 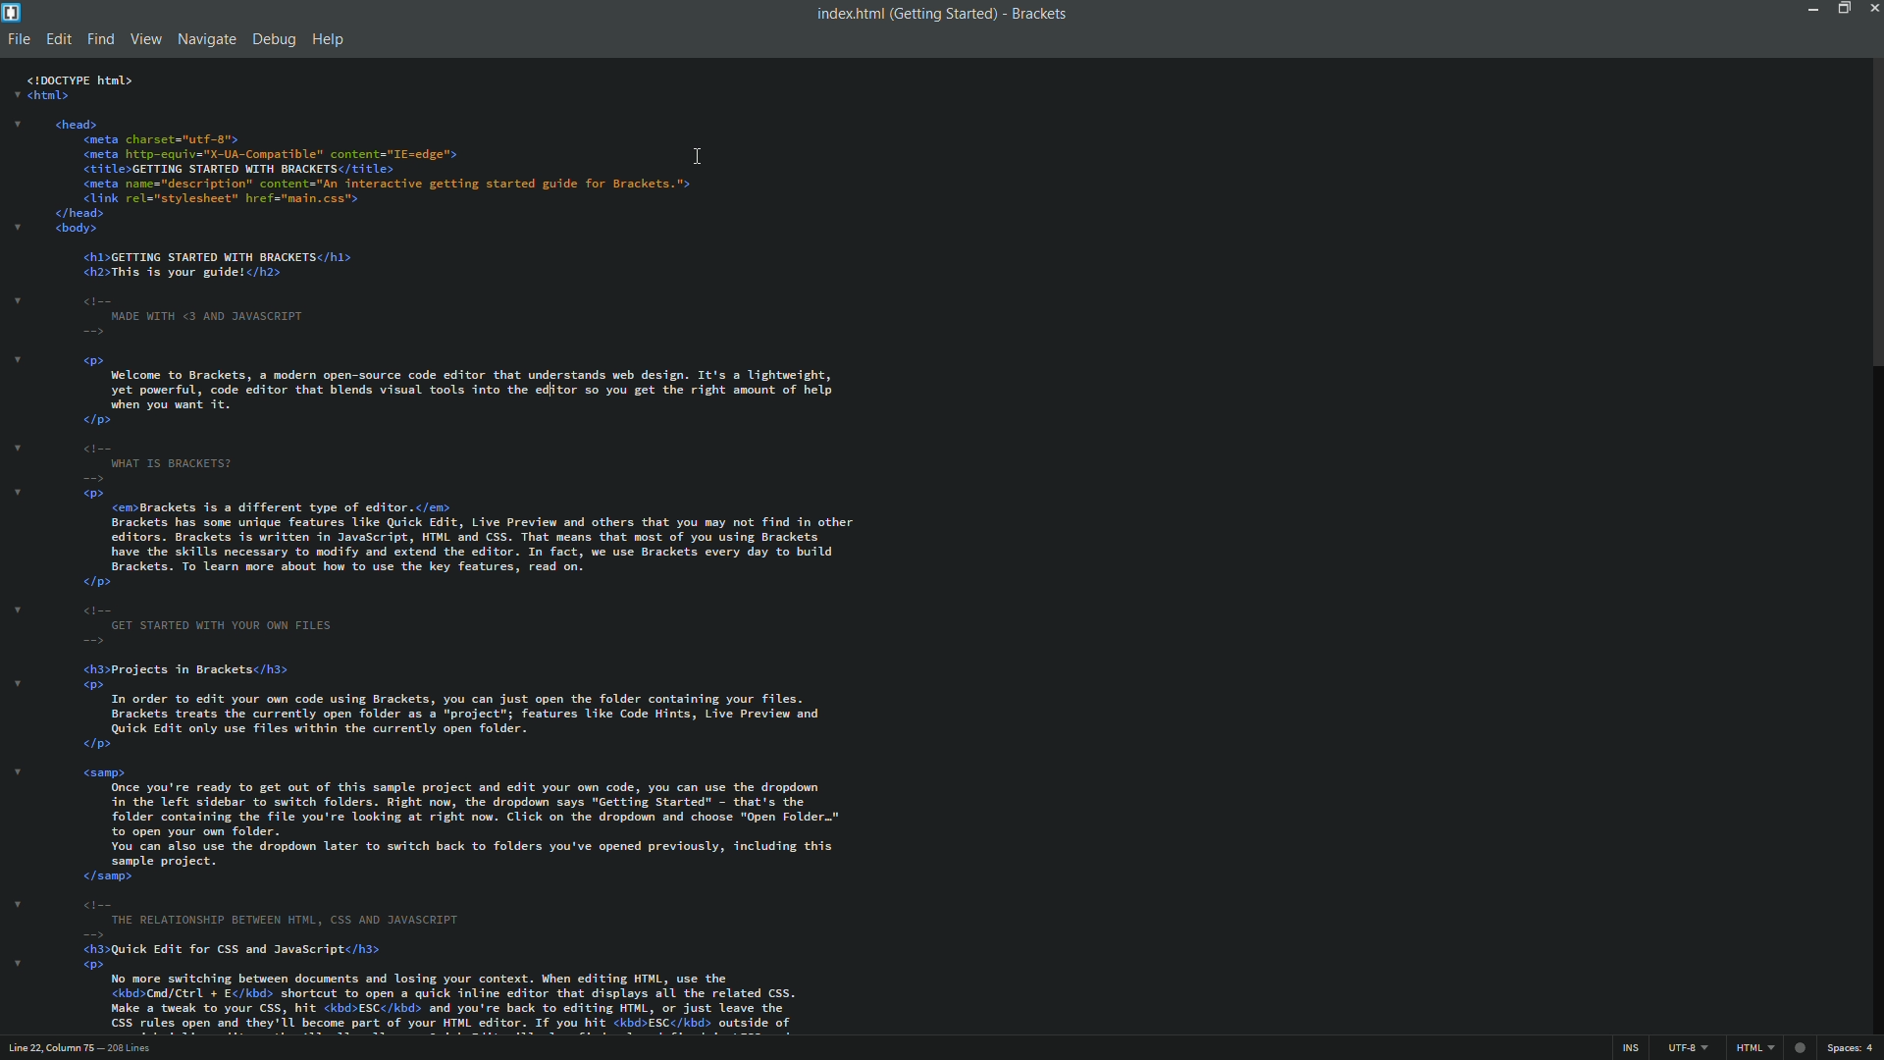 What do you see at coordinates (1842, 8) in the screenshot?
I see `maximize` at bounding box center [1842, 8].